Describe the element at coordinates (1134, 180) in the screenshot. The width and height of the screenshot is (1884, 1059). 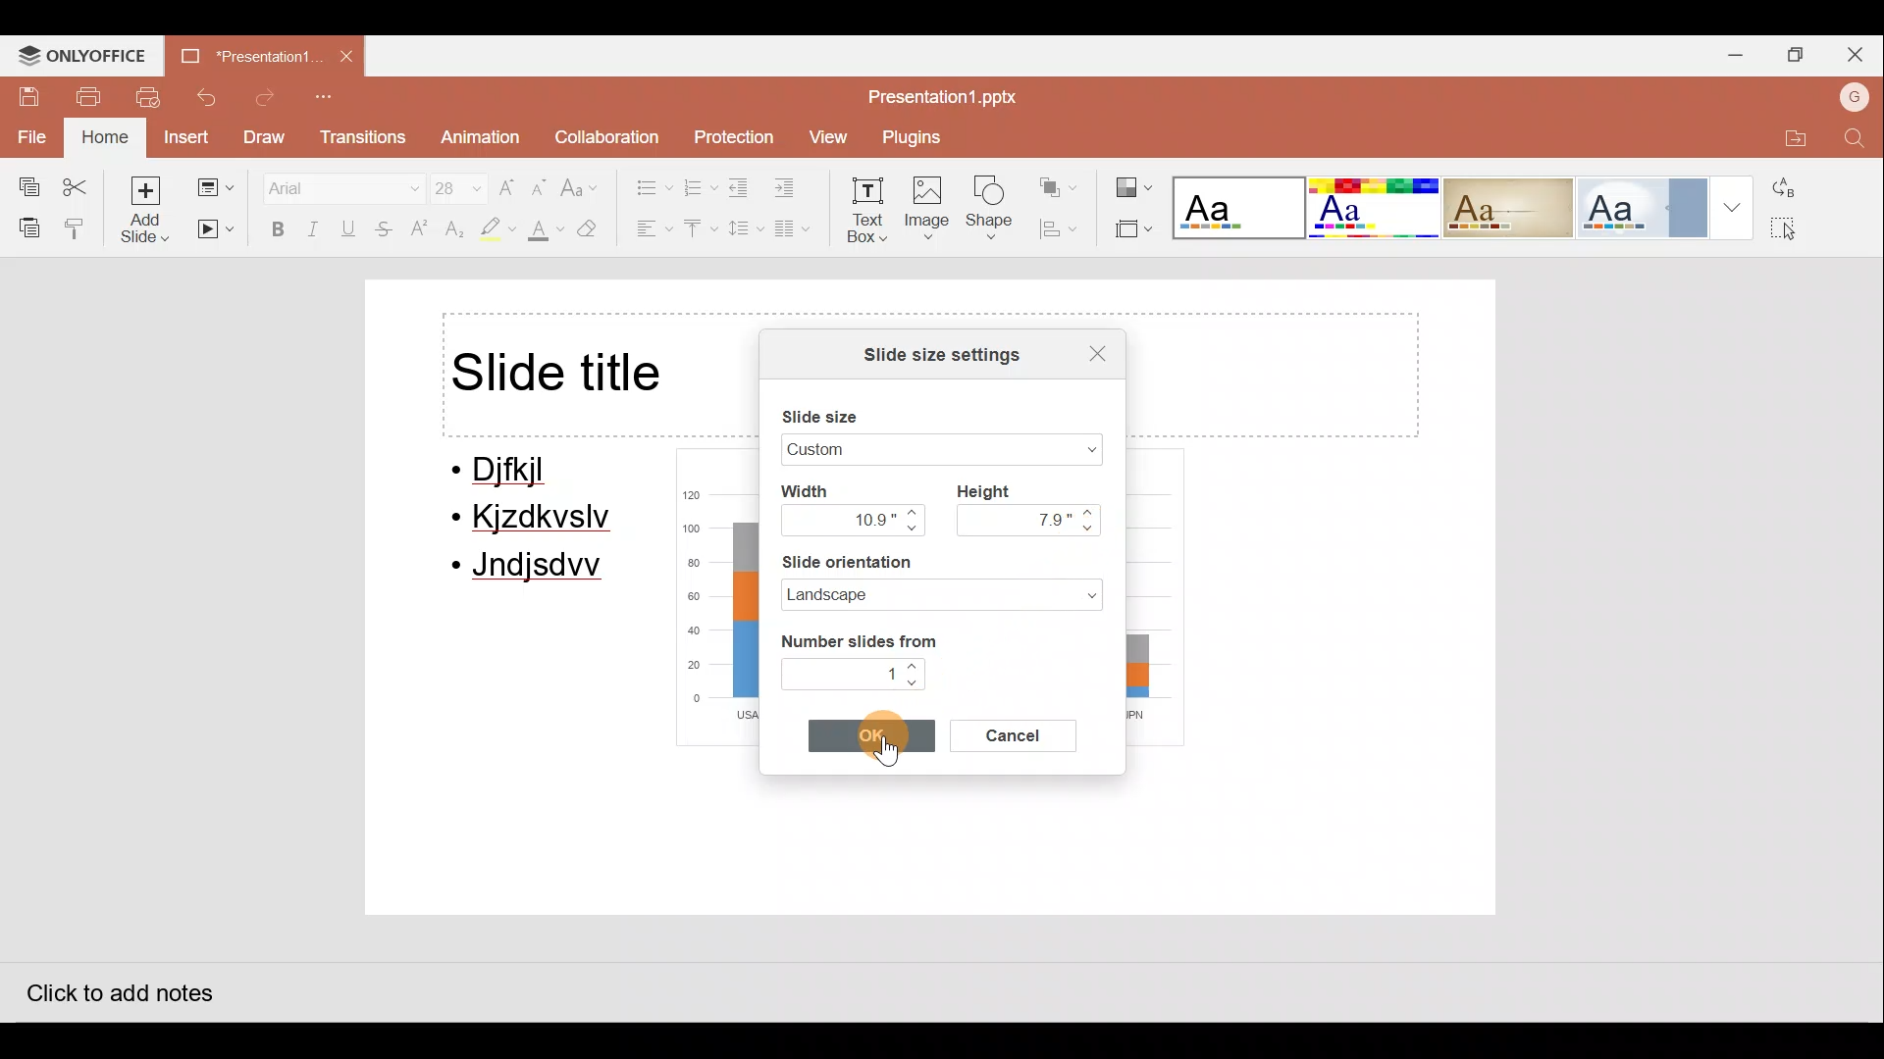
I see `Change color theme` at that location.